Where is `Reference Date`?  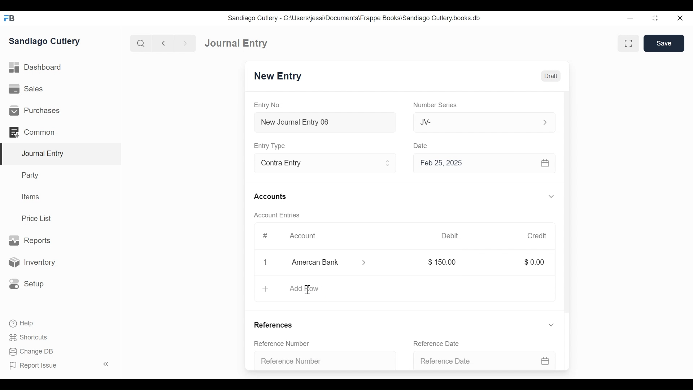
Reference Date is located at coordinates (440, 343).